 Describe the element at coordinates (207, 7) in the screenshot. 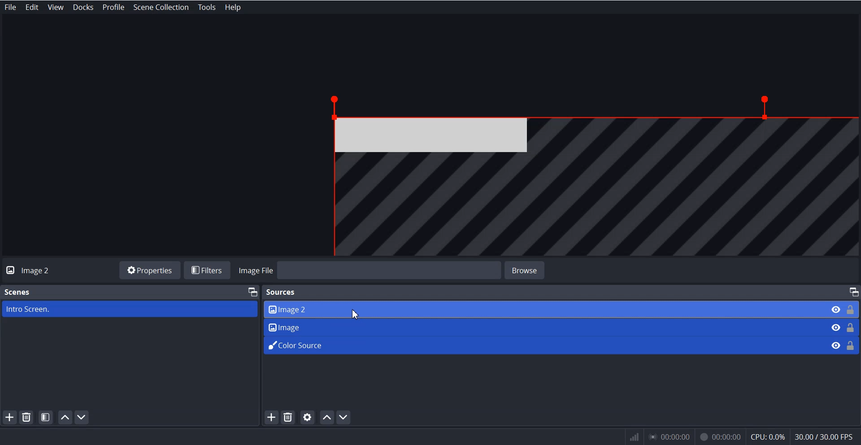

I see `Tools` at that location.